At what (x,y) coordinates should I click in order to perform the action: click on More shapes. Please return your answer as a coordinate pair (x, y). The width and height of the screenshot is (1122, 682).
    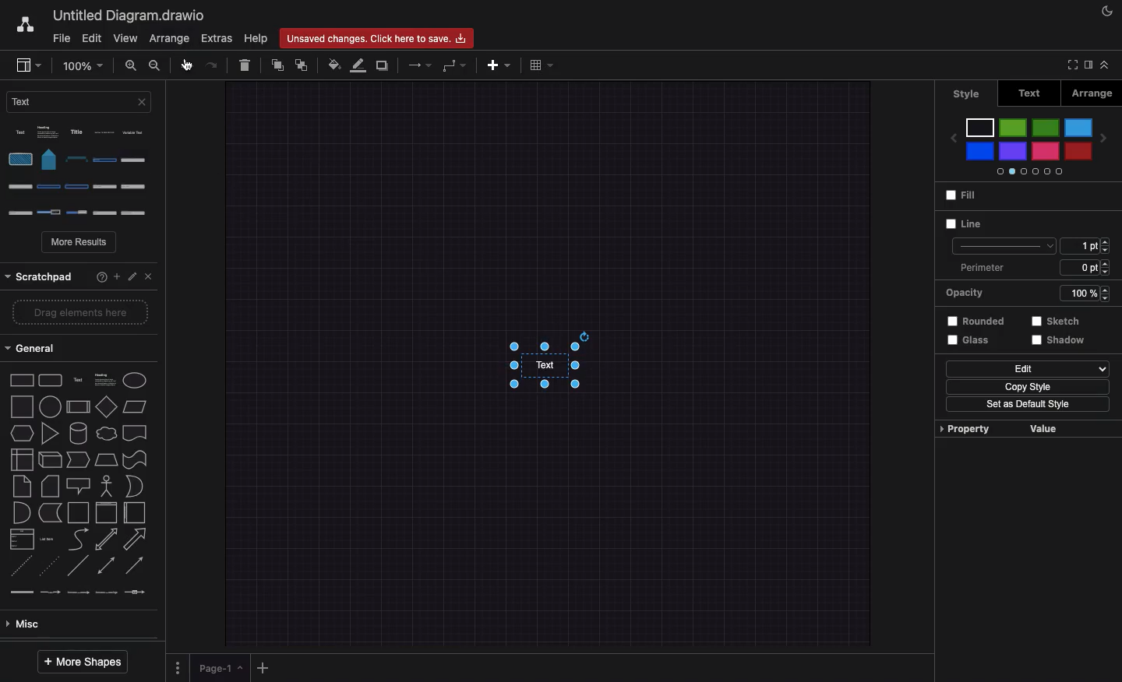
    Looking at the image, I should click on (81, 662).